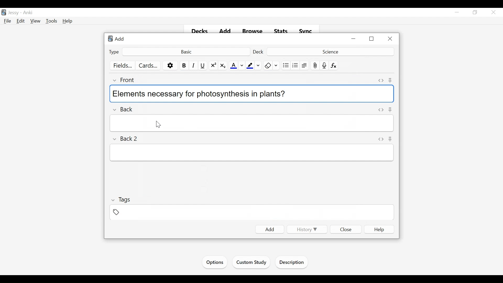 Image resolution: width=503 pixels, height=283 pixels. Describe the element at coordinates (128, 139) in the screenshot. I see `Back 2` at that location.